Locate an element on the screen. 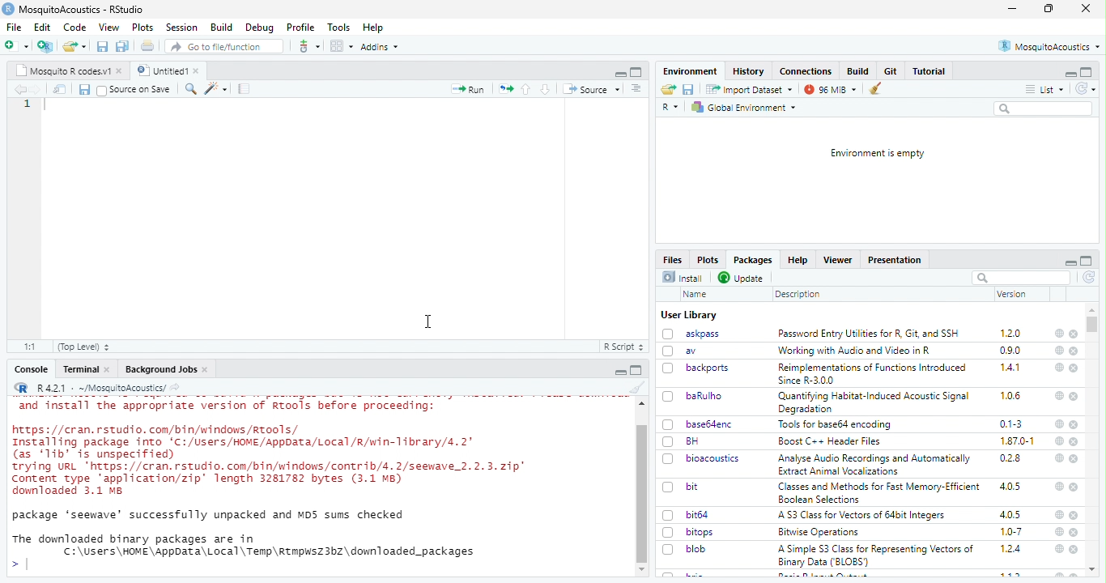 This screenshot has width=1106, height=583. 01-3 is located at coordinates (1011, 423).